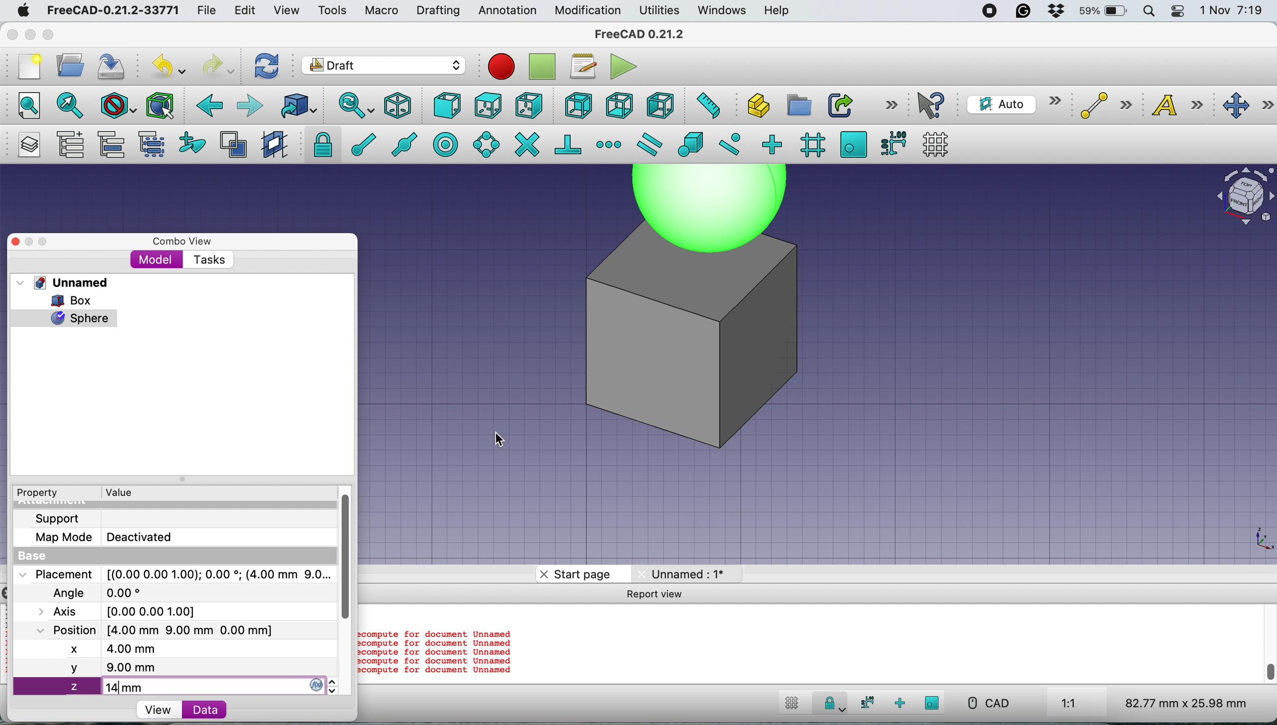  What do you see at coordinates (219, 65) in the screenshot?
I see `redo` at bounding box center [219, 65].